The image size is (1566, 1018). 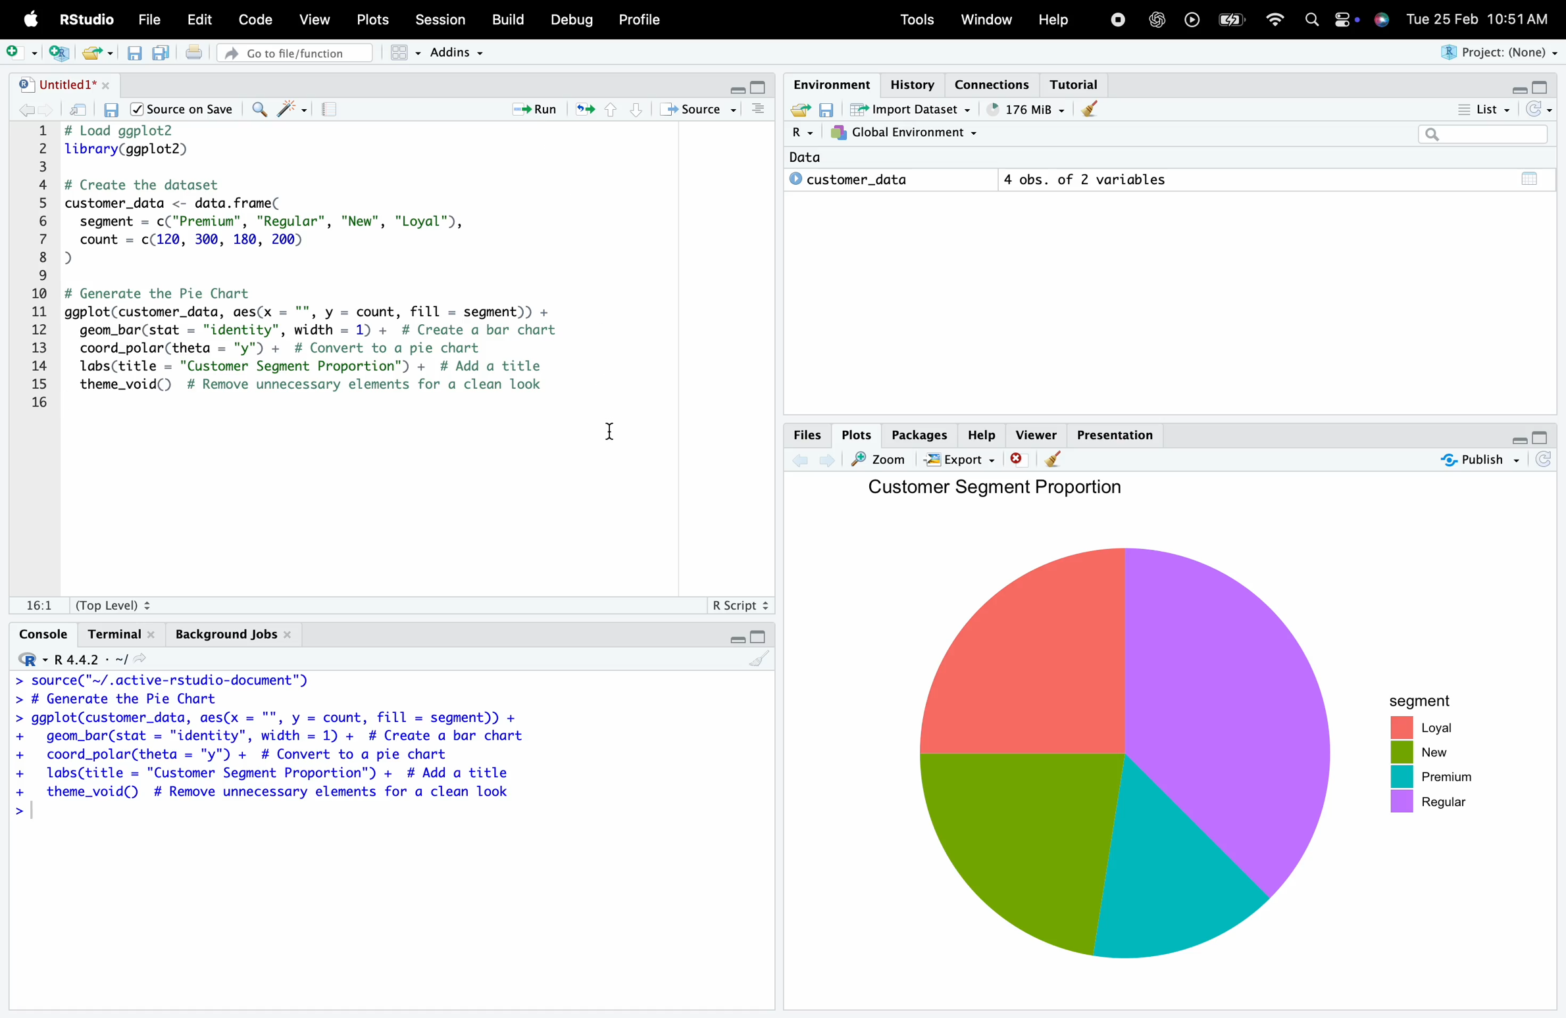 What do you see at coordinates (1054, 18) in the screenshot?
I see `Help` at bounding box center [1054, 18].